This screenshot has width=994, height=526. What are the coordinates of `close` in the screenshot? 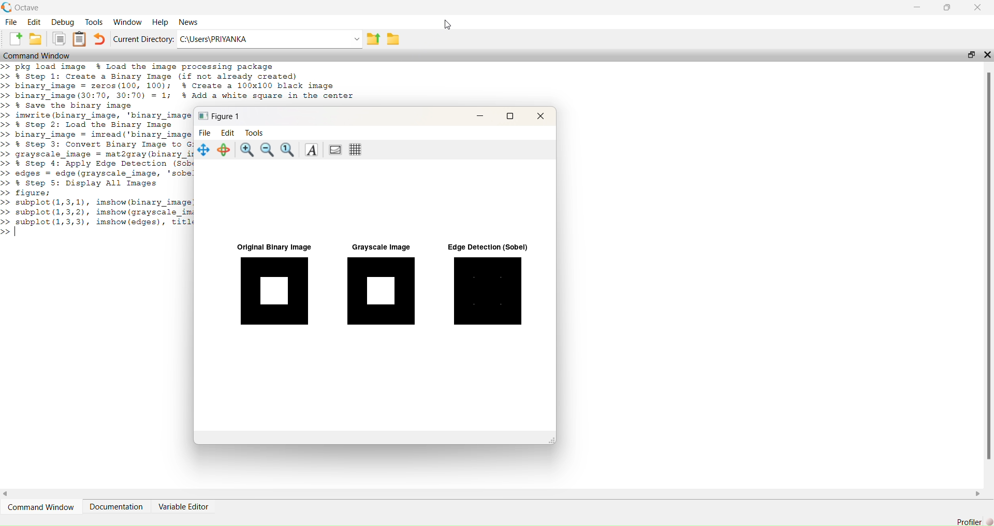 It's located at (543, 117).